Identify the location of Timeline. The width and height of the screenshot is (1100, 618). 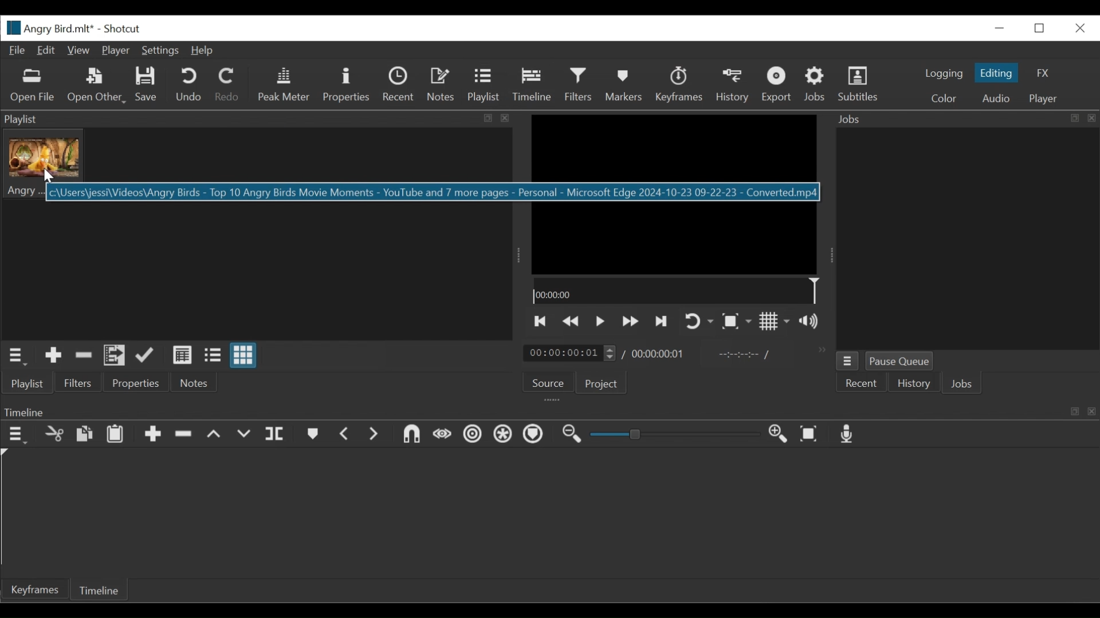
(679, 292).